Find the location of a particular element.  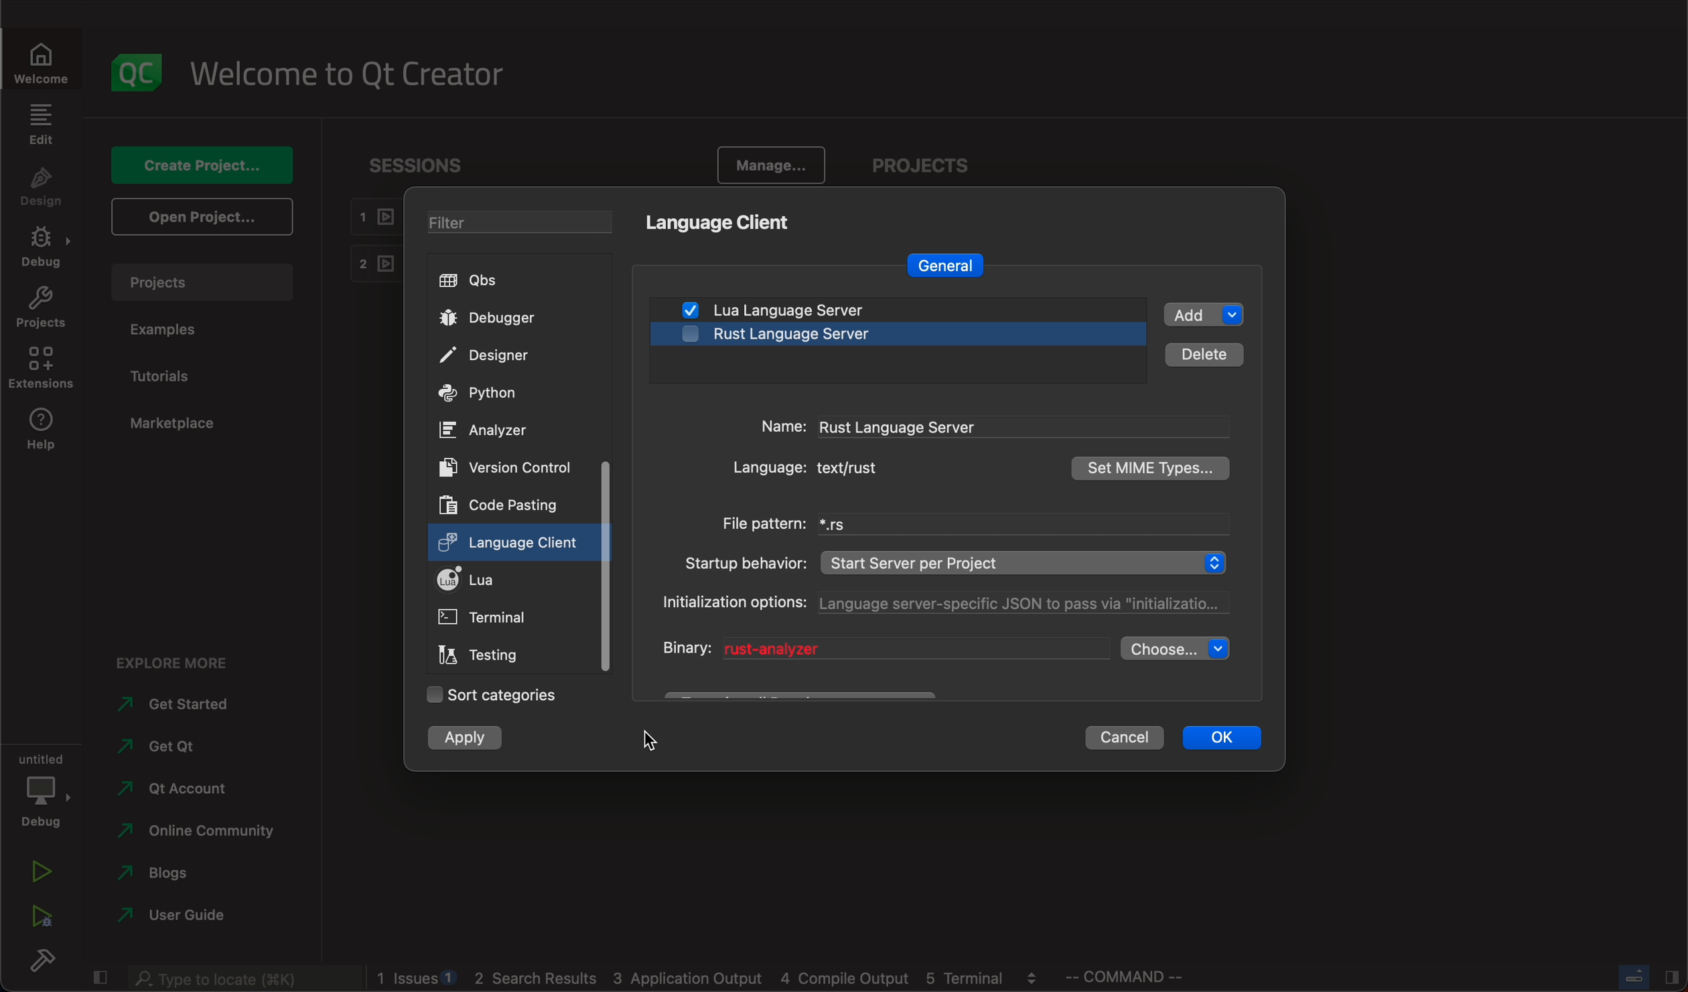

cancel is located at coordinates (1131, 739).